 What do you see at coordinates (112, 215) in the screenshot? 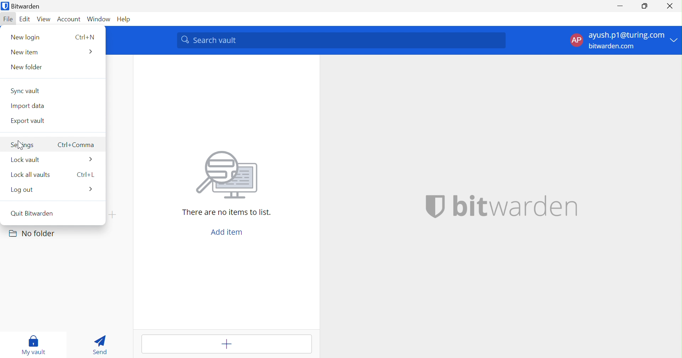
I see `create folder` at bounding box center [112, 215].